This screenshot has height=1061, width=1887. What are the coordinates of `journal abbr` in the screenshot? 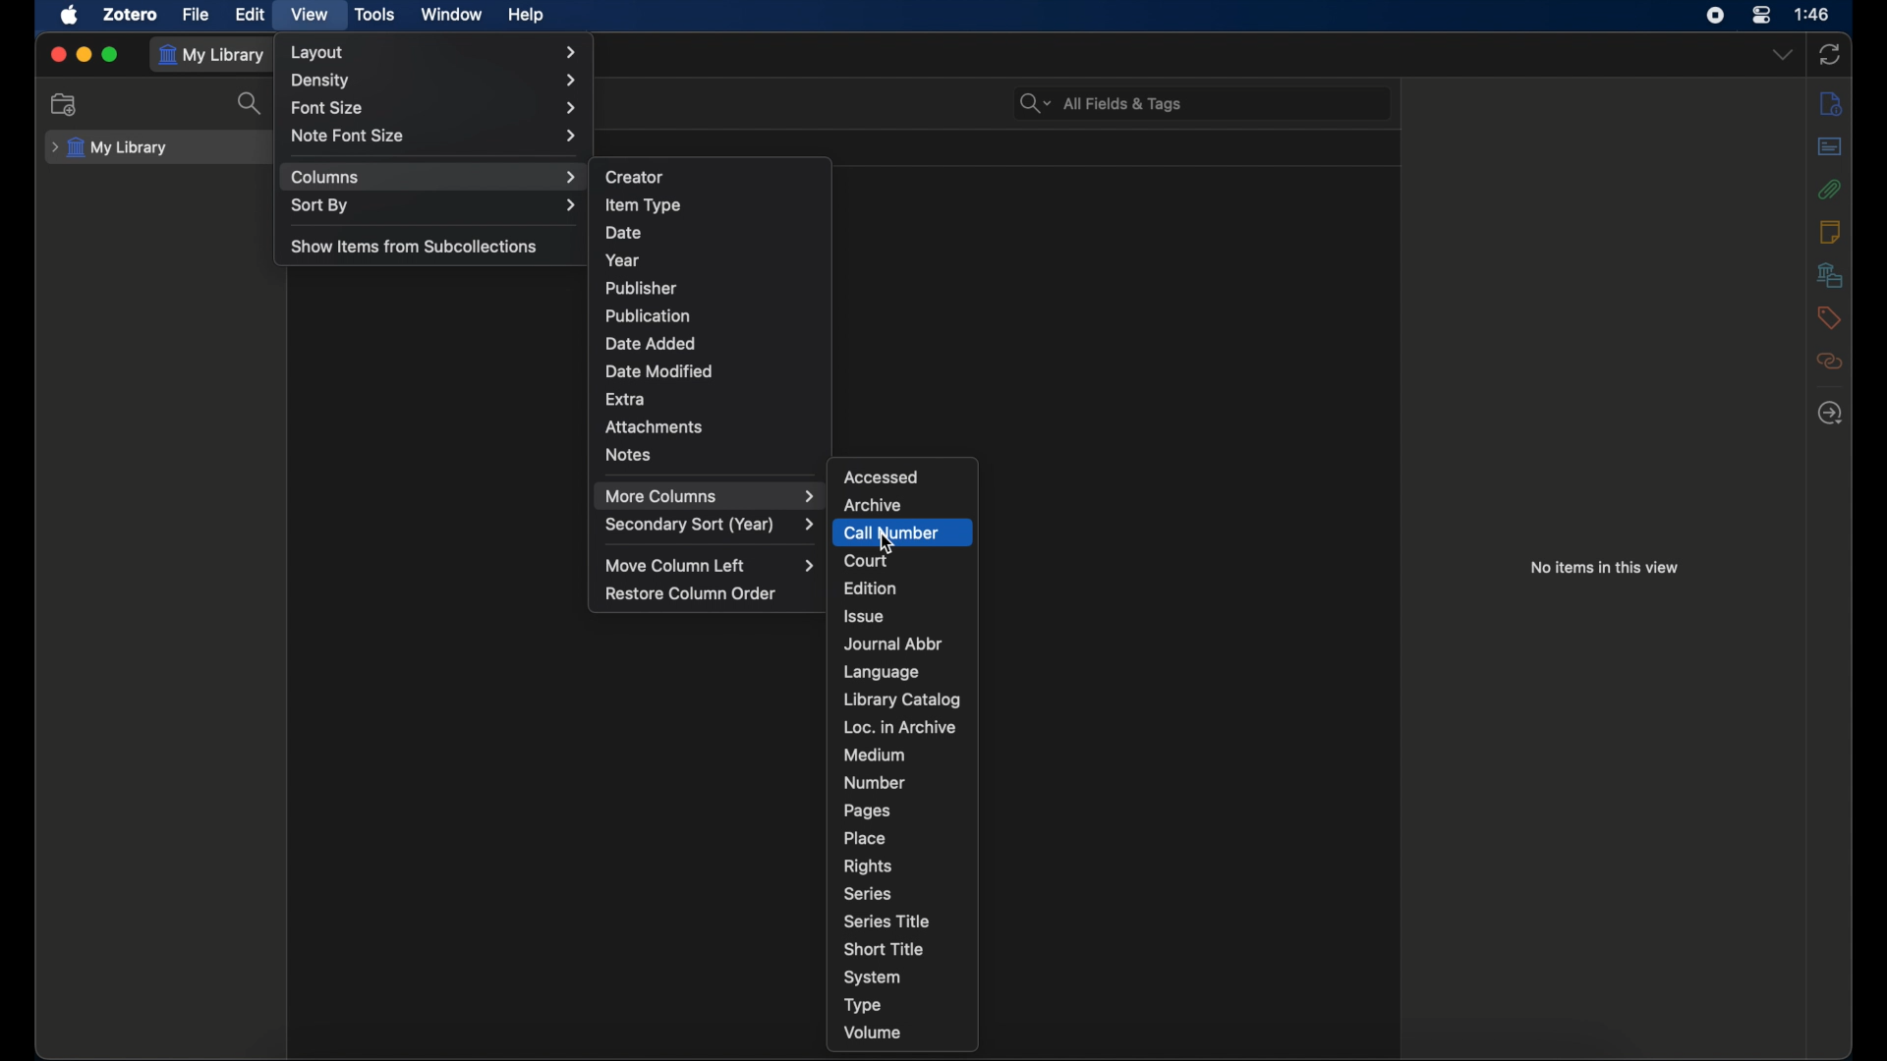 It's located at (892, 643).